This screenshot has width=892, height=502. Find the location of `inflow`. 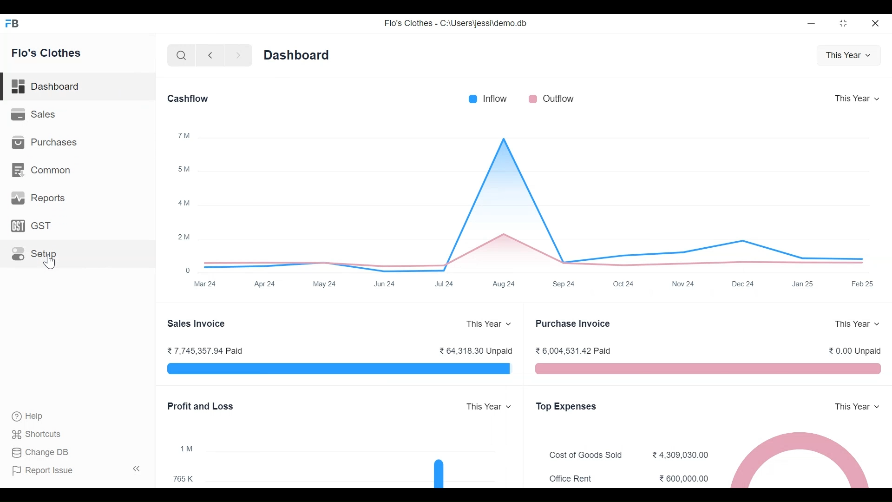

inflow is located at coordinates (487, 99).